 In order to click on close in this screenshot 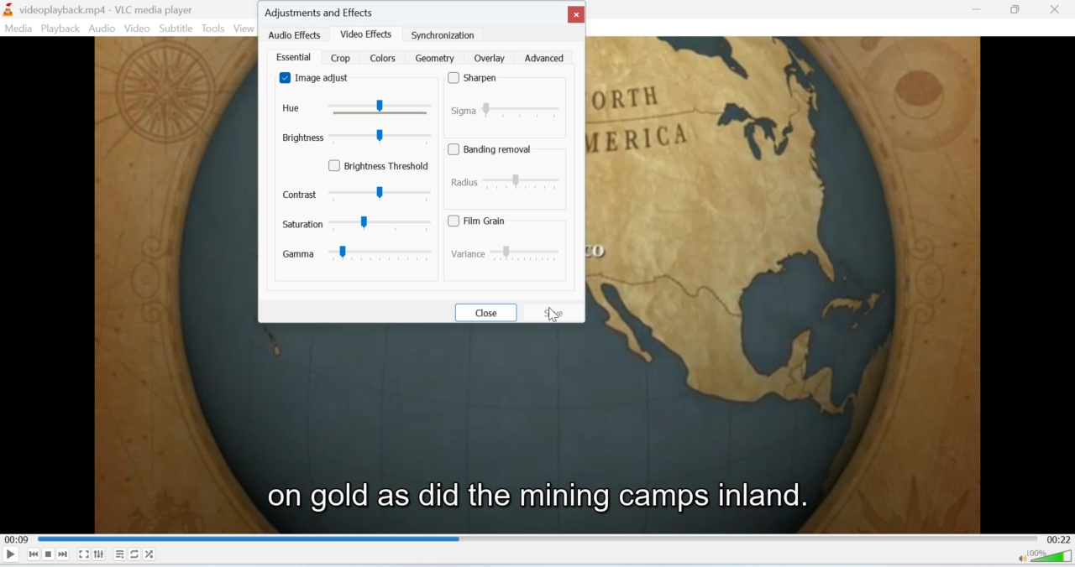, I will do `click(485, 311)`.